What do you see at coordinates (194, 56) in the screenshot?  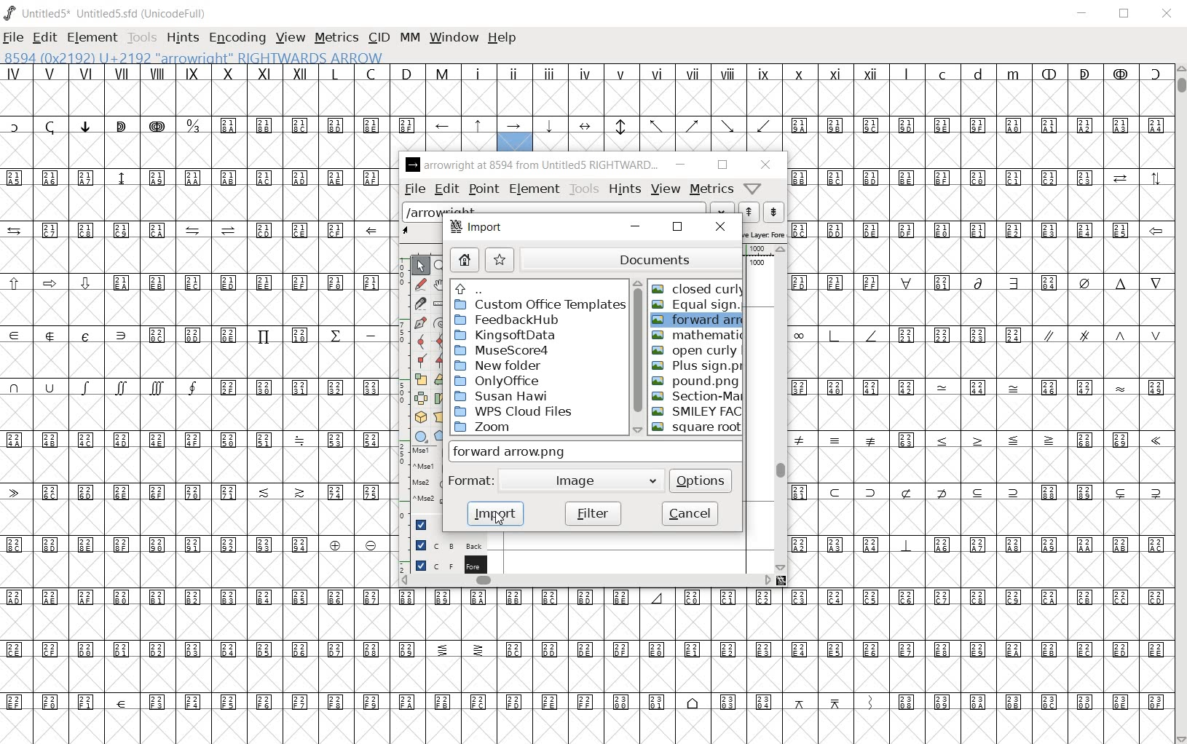 I see `8594 (0x2192) U+2192 "arrowright" RIGHTWARDS ARROW` at bounding box center [194, 56].